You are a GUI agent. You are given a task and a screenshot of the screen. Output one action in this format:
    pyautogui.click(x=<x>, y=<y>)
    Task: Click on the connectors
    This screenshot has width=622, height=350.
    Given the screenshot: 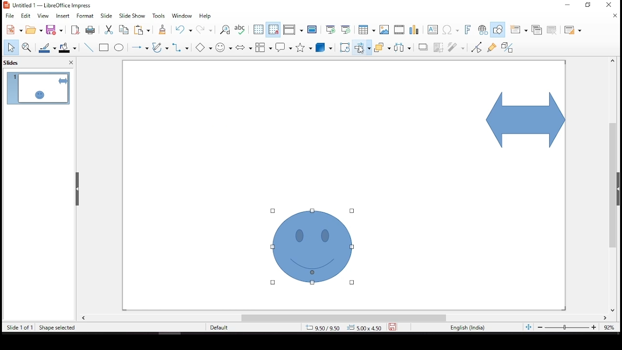 What is the action you would take?
    pyautogui.click(x=180, y=48)
    